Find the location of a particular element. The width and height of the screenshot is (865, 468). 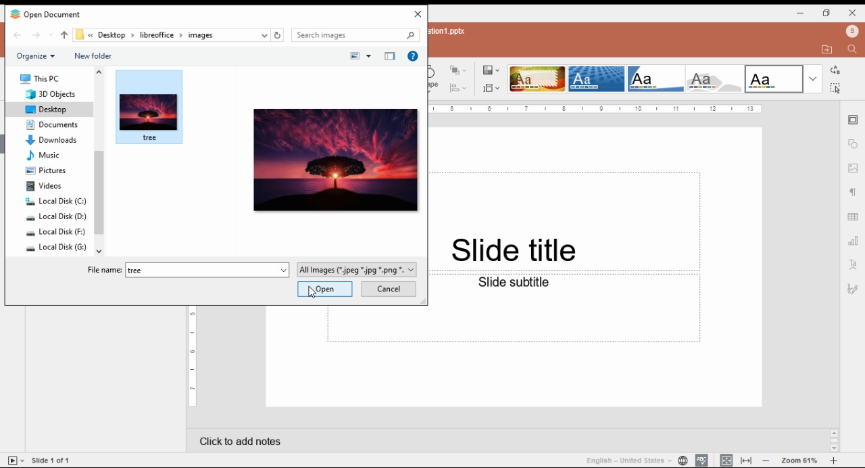

theme 5 is located at coordinates (774, 79).